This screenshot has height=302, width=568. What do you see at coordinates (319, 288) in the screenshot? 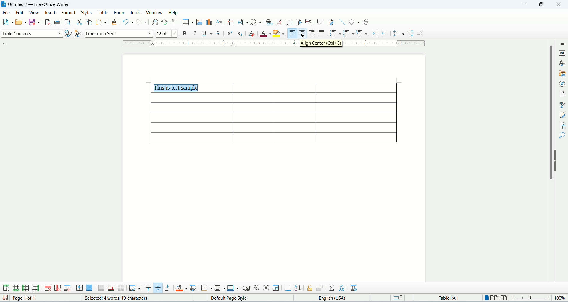
I see `unprotect cells` at bounding box center [319, 288].